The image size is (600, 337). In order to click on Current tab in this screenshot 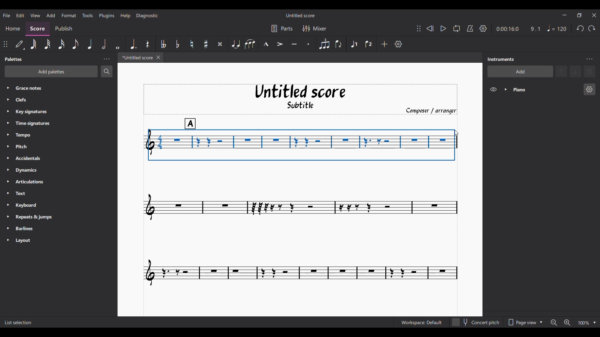, I will do `click(136, 57)`.